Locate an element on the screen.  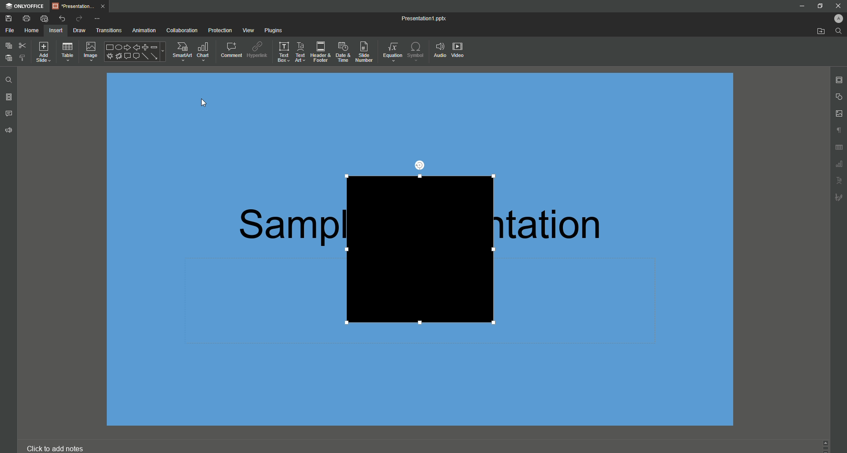
Video is located at coordinates (461, 52).